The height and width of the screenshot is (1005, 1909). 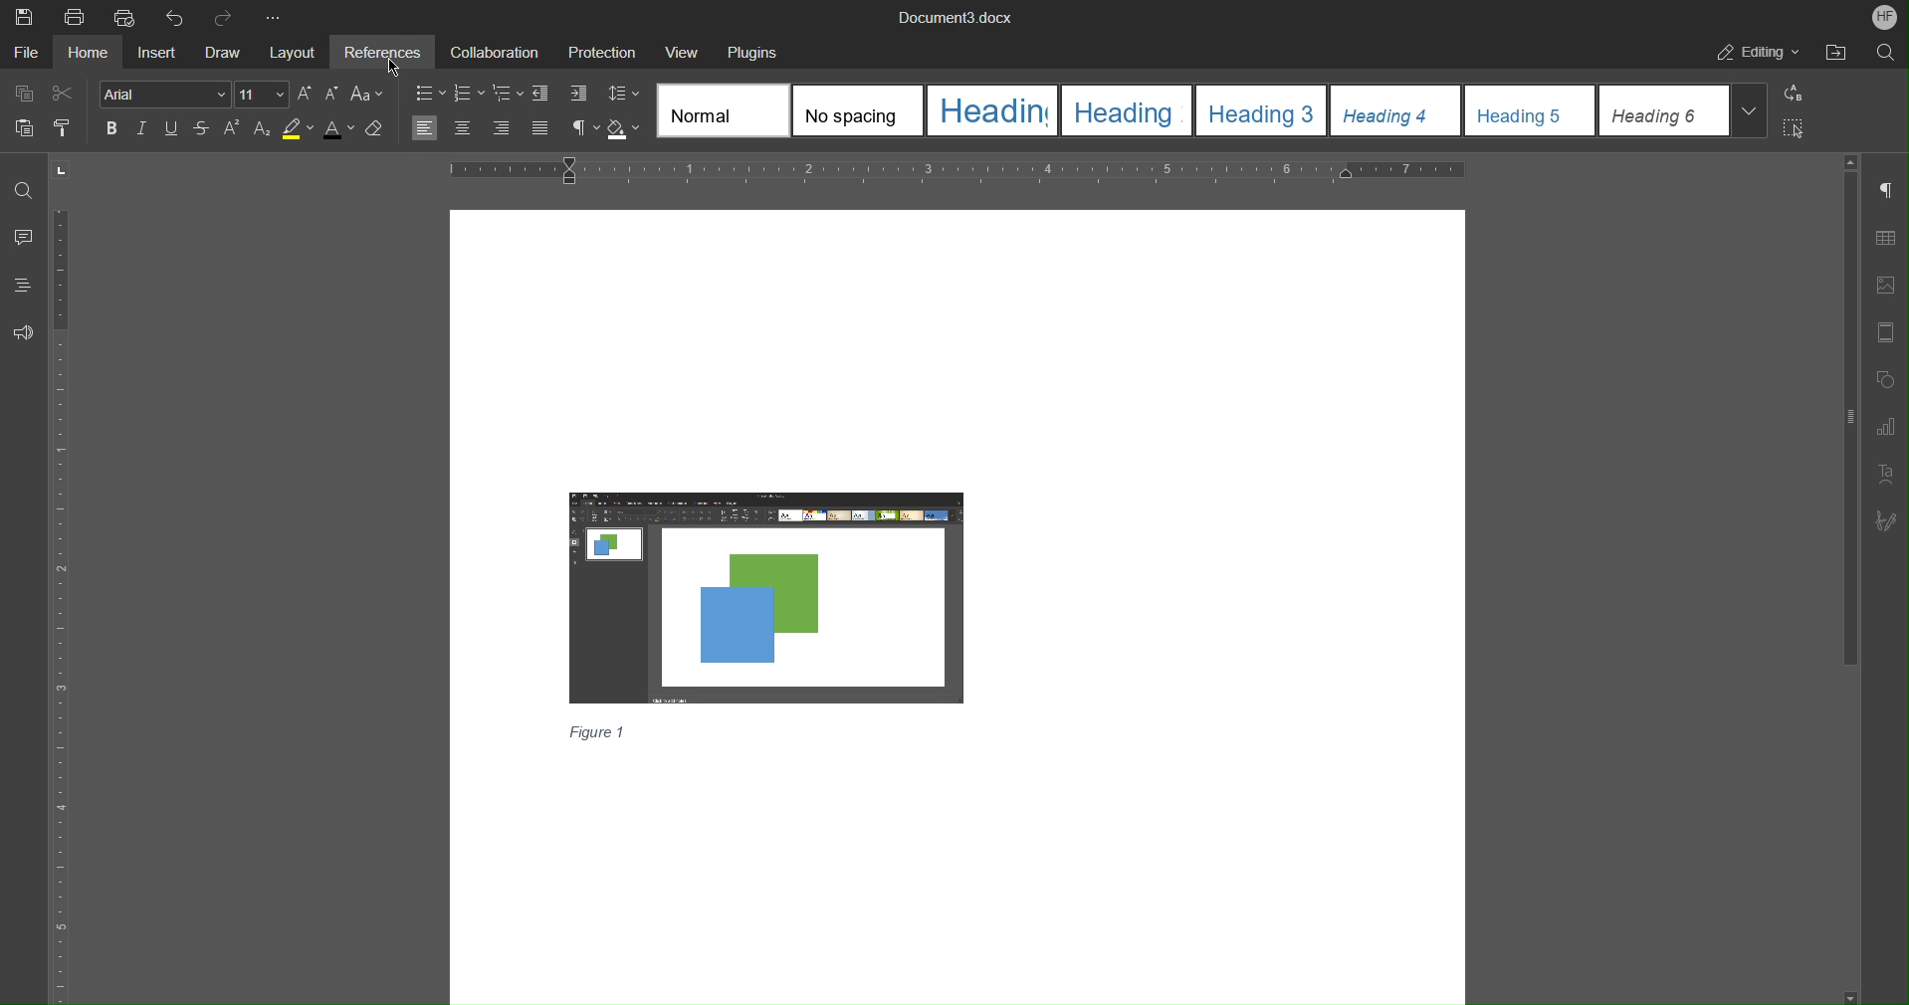 What do you see at coordinates (724, 110) in the screenshot?
I see `Normal` at bounding box center [724, 110].